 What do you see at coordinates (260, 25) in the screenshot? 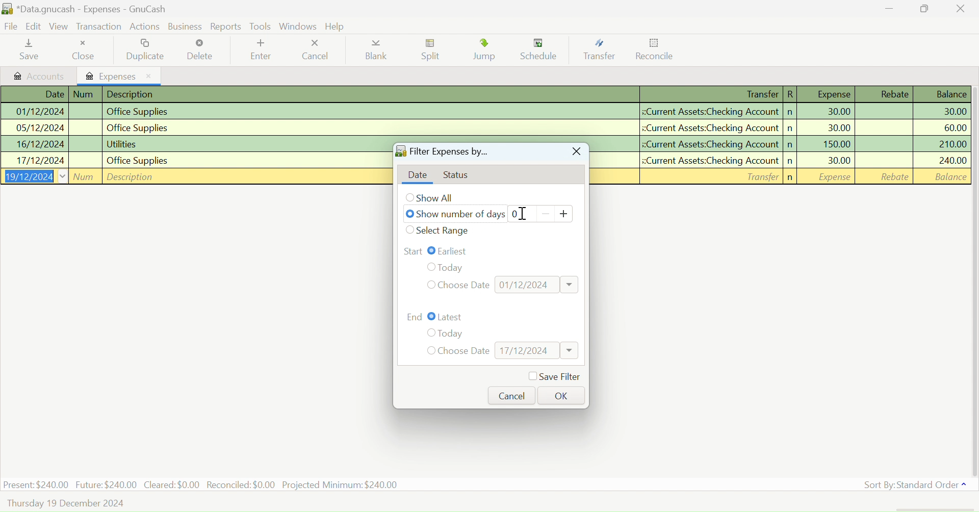
I see `Tools` at bounding box center [260, 25].